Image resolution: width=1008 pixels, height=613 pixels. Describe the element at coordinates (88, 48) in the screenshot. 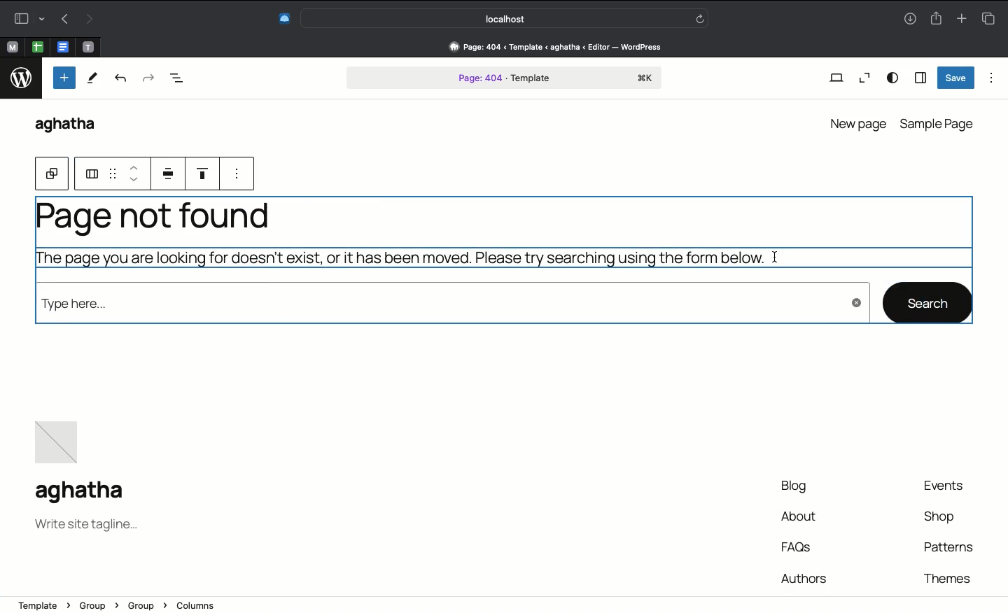

I see `open tab` at that location.